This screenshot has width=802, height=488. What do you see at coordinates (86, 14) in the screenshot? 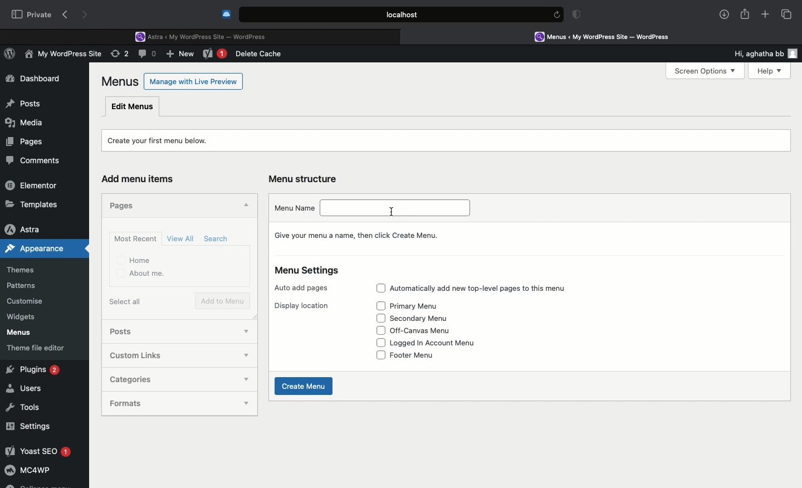
I see `Forward` at bounding box center [86, 14].